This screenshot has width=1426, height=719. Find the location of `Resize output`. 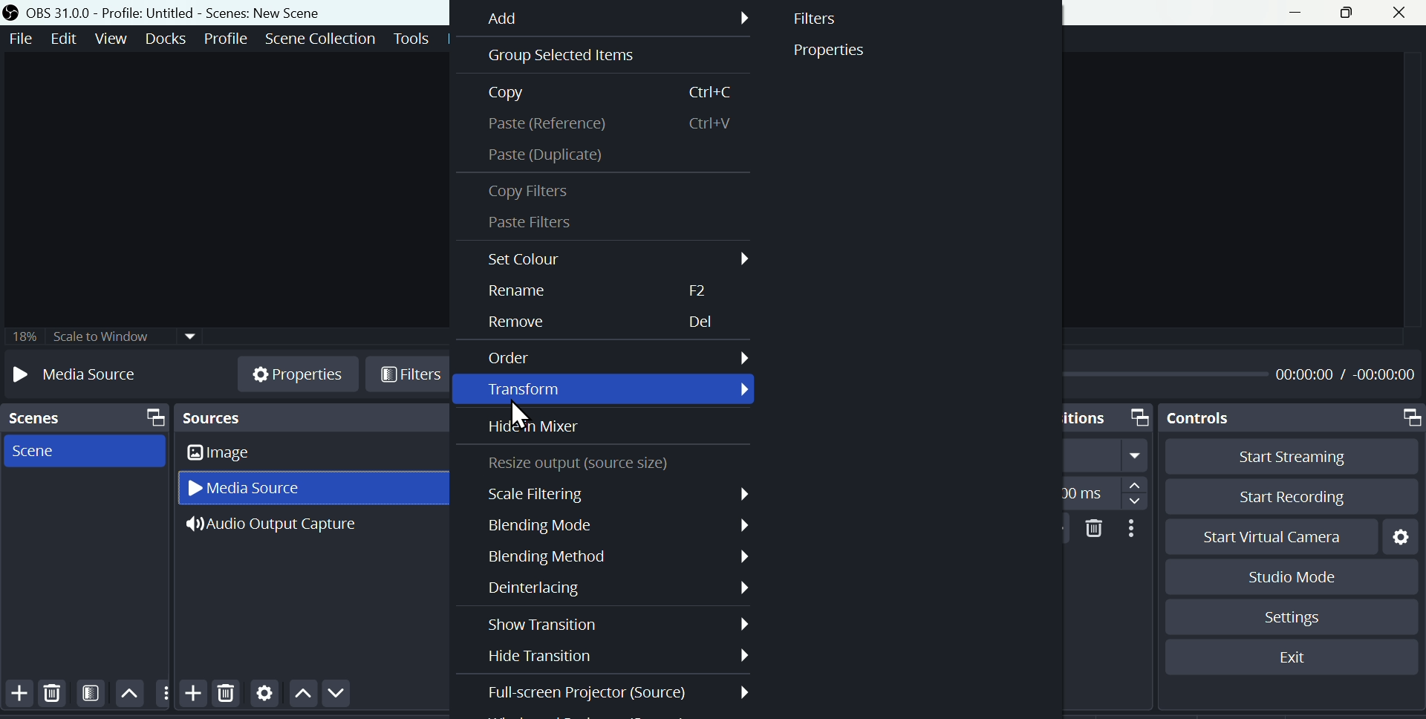

Resize output is located at coordinates (584, 463).